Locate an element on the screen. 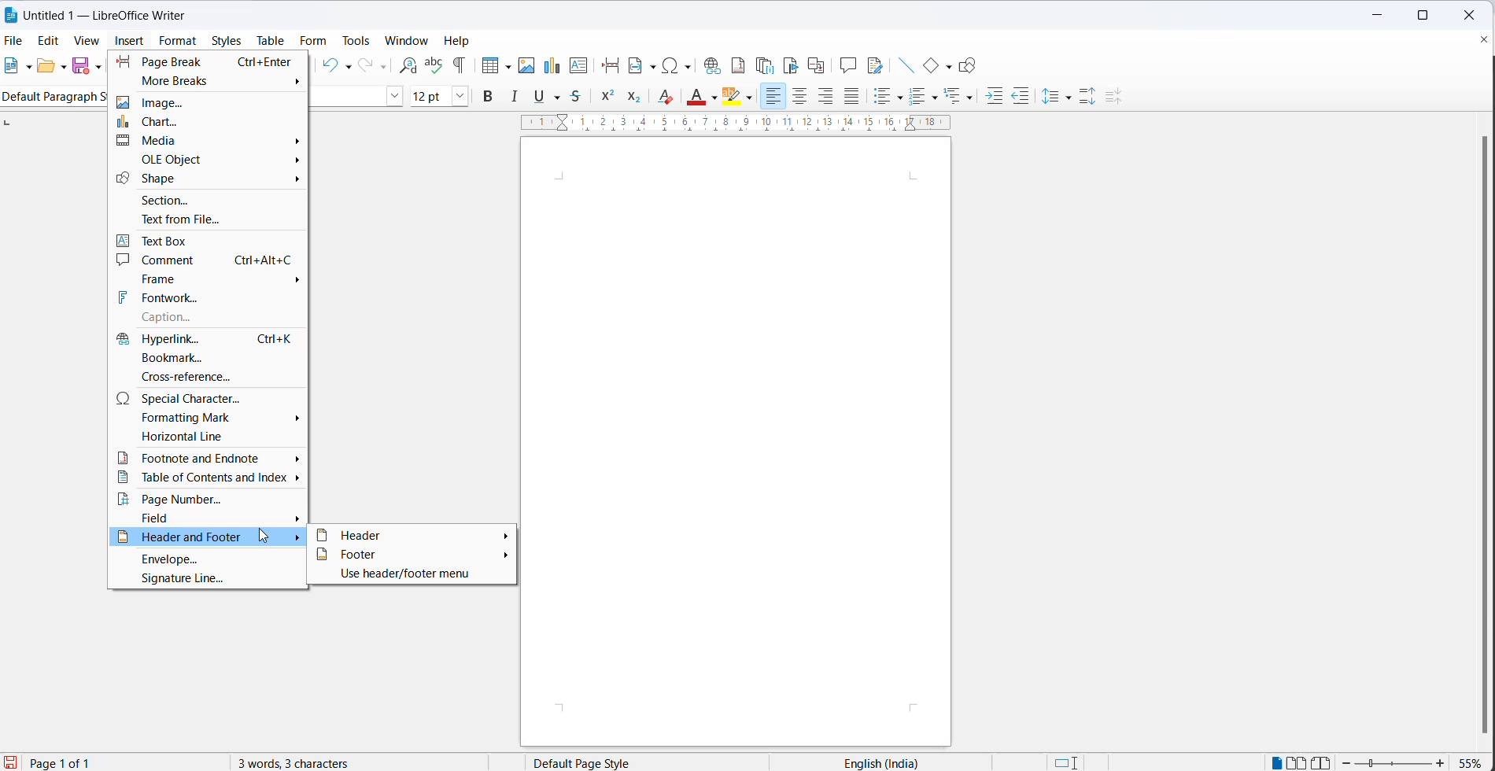  show draw functions is located at coordinates (973, 65).